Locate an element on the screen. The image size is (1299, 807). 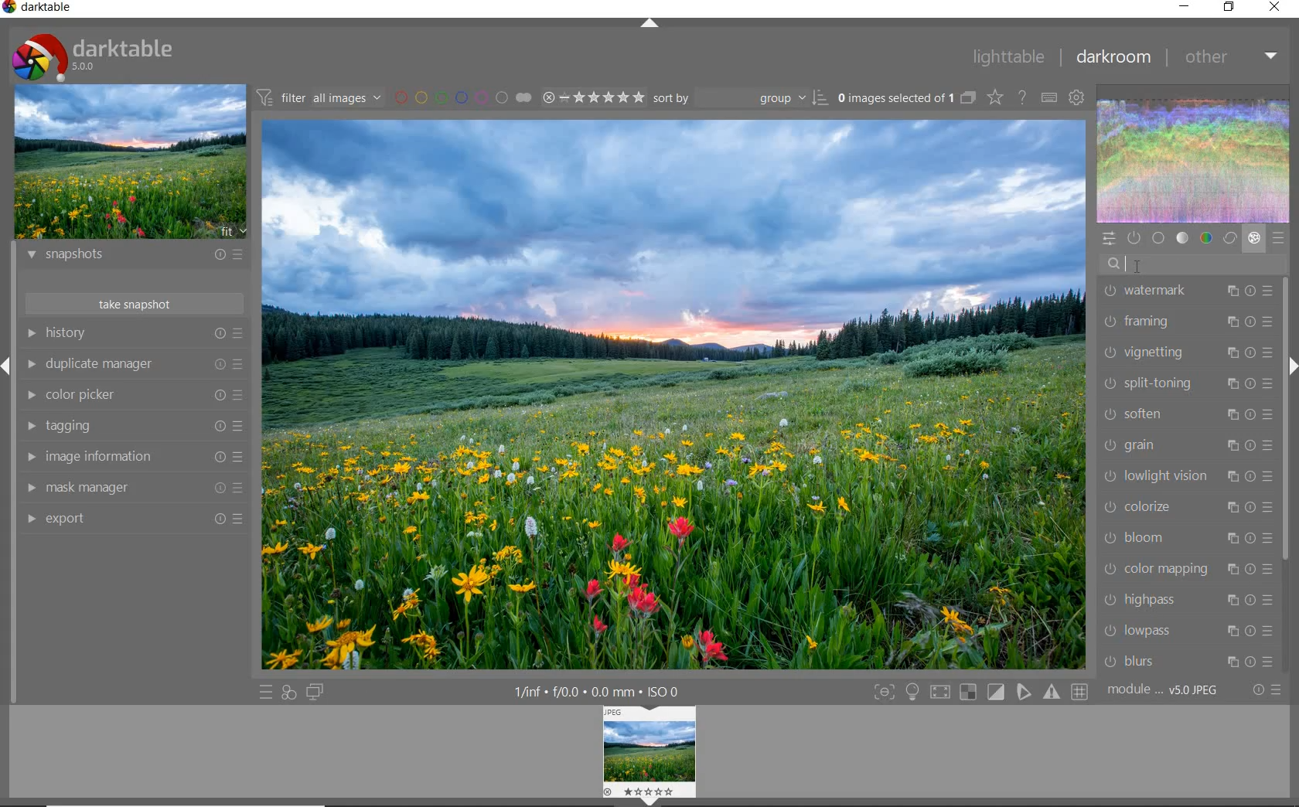
bloom is located at coordinates (1185, 540).